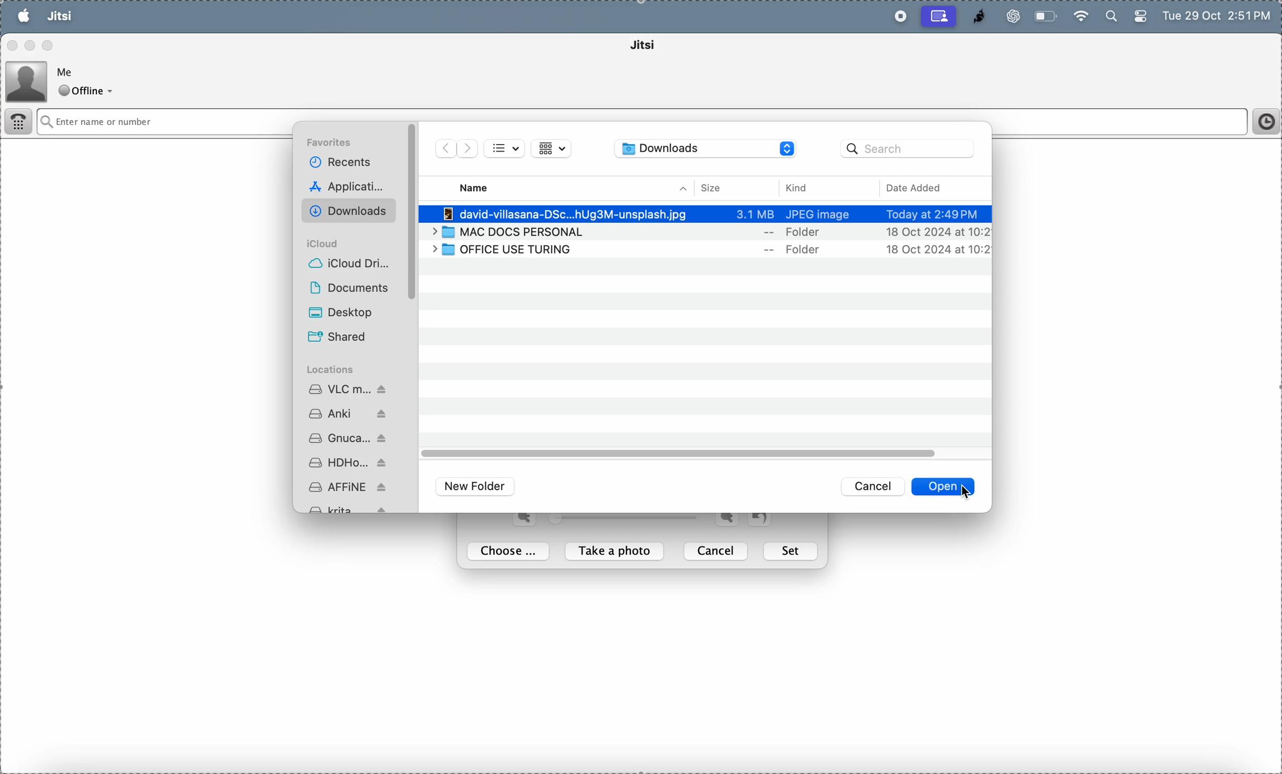  What do you see at coordinates (1047, 16) in the screenshot?
I see `battery` at bounding box center [1047, 16].